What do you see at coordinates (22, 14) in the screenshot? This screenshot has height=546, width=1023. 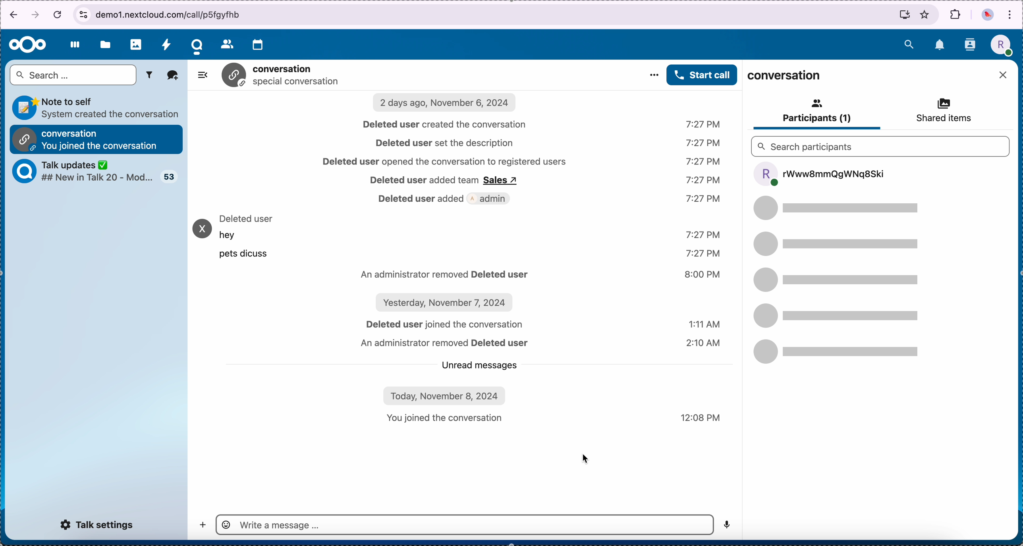 I see `navigation arrows` at bounding box center [22, 14].